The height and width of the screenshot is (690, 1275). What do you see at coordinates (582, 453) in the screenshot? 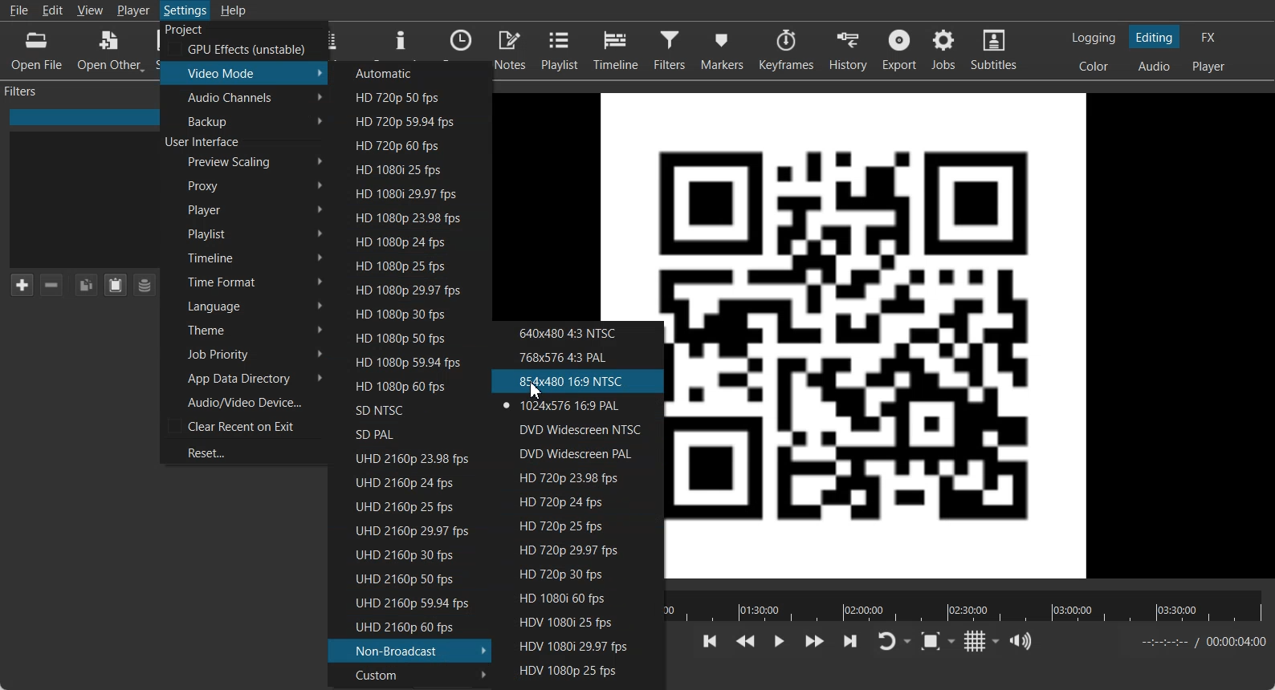
I see `DVD Widescreen PAL` at bounding box center [582, 453].